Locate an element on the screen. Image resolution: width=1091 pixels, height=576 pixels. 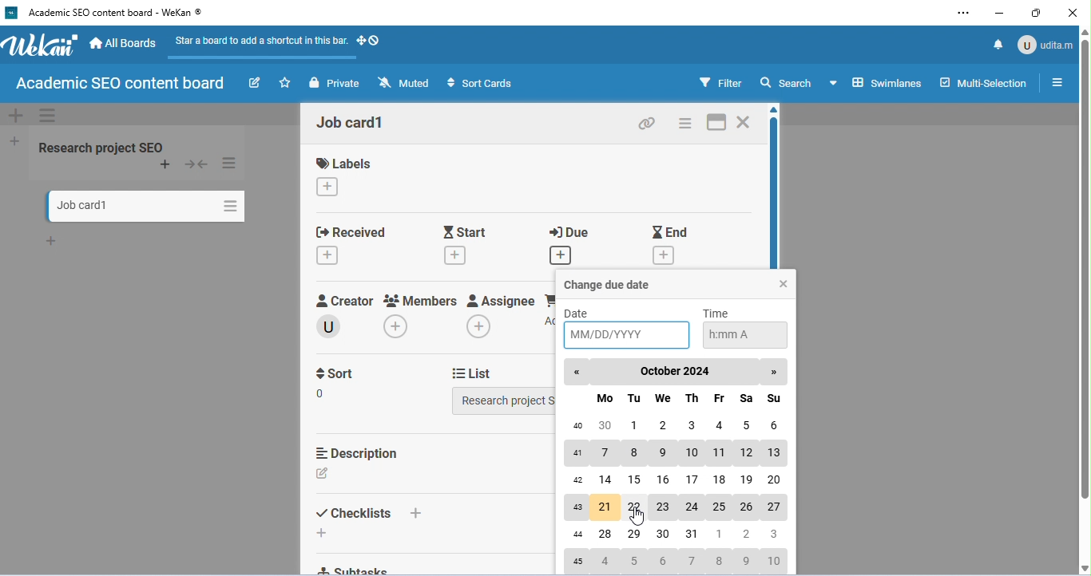
add starting date is located at coordinates (456, 254).